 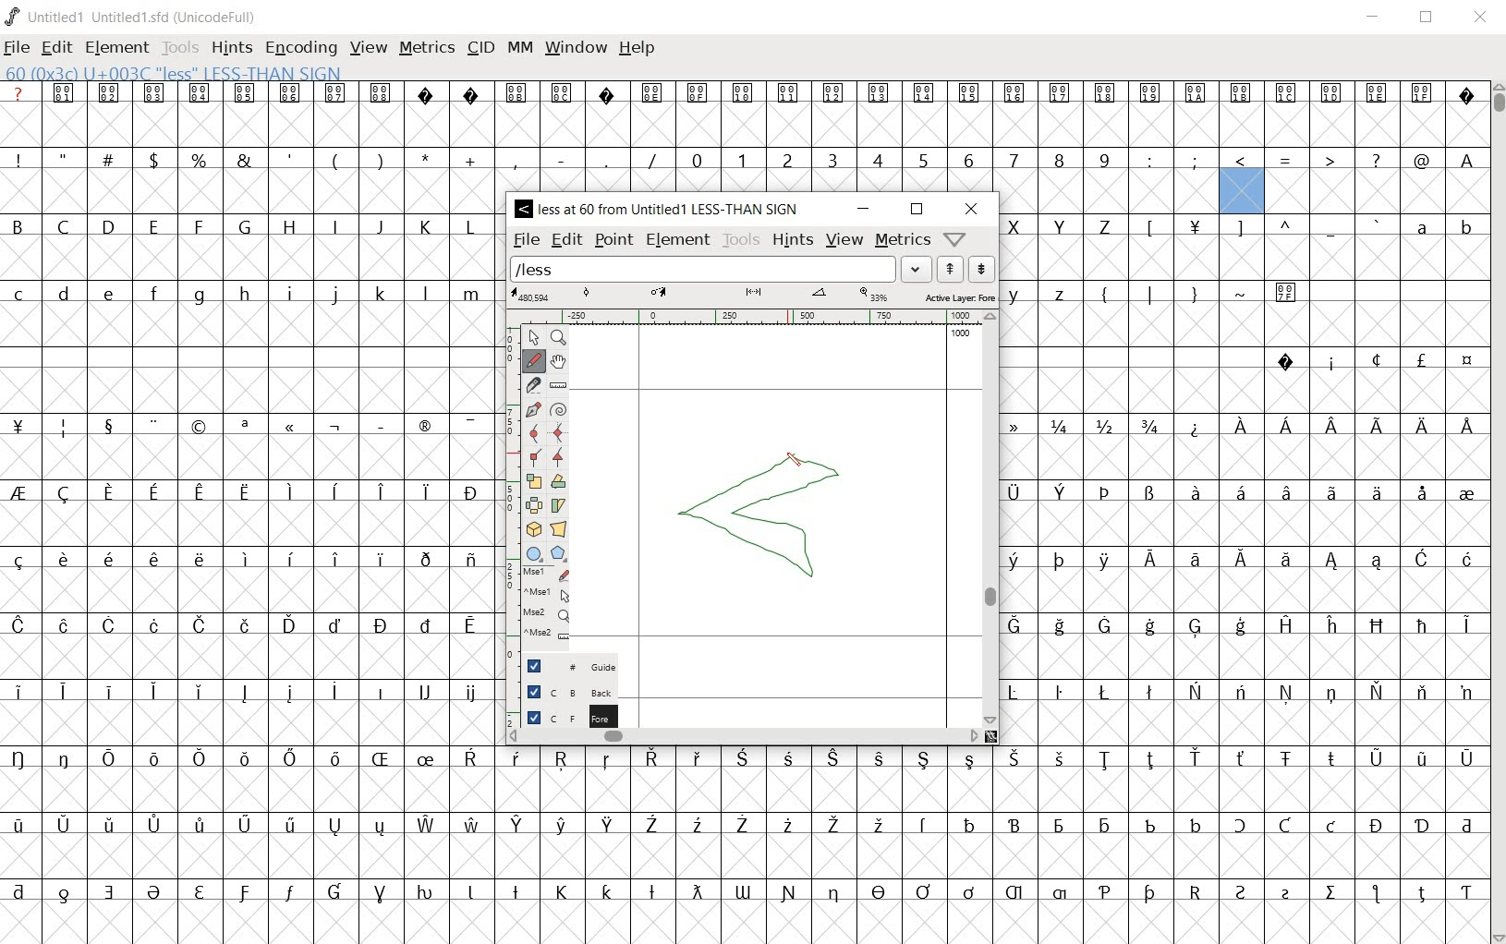 What do you see at coordinates (971, 209) in the screenshot?
I see `close` at bounding box center [971, 209].